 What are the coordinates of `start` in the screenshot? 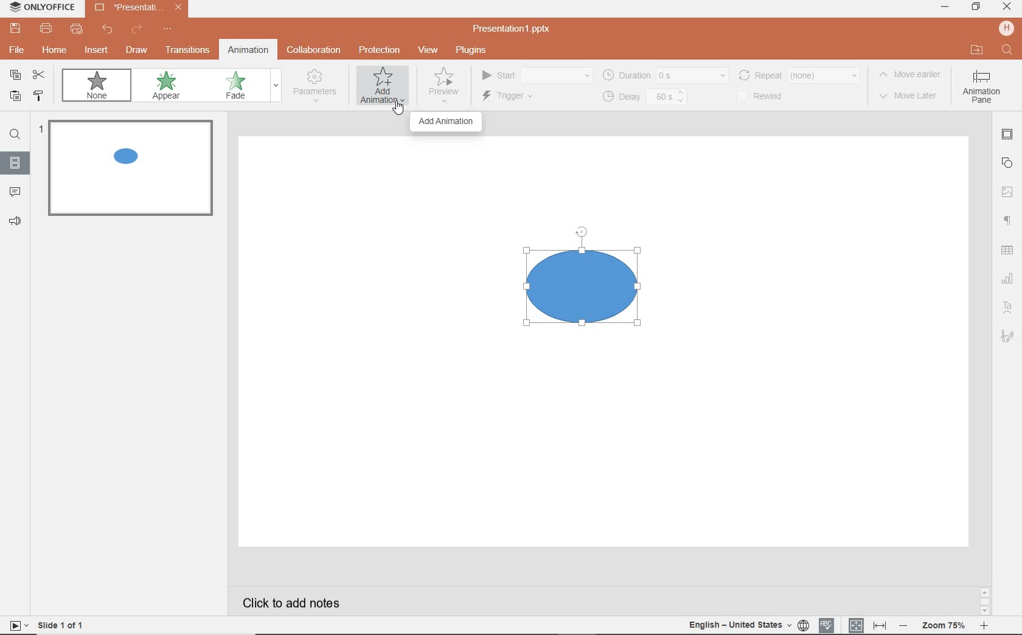 It's located at (535, 76).